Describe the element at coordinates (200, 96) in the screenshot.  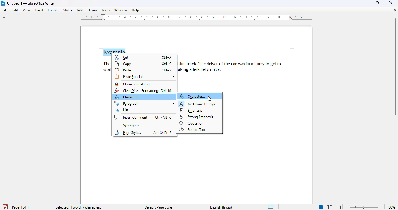
I see `character` at that location.